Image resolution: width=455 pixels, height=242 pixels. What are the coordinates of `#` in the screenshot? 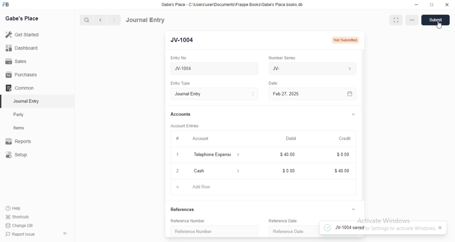 It's located at (177, 138).